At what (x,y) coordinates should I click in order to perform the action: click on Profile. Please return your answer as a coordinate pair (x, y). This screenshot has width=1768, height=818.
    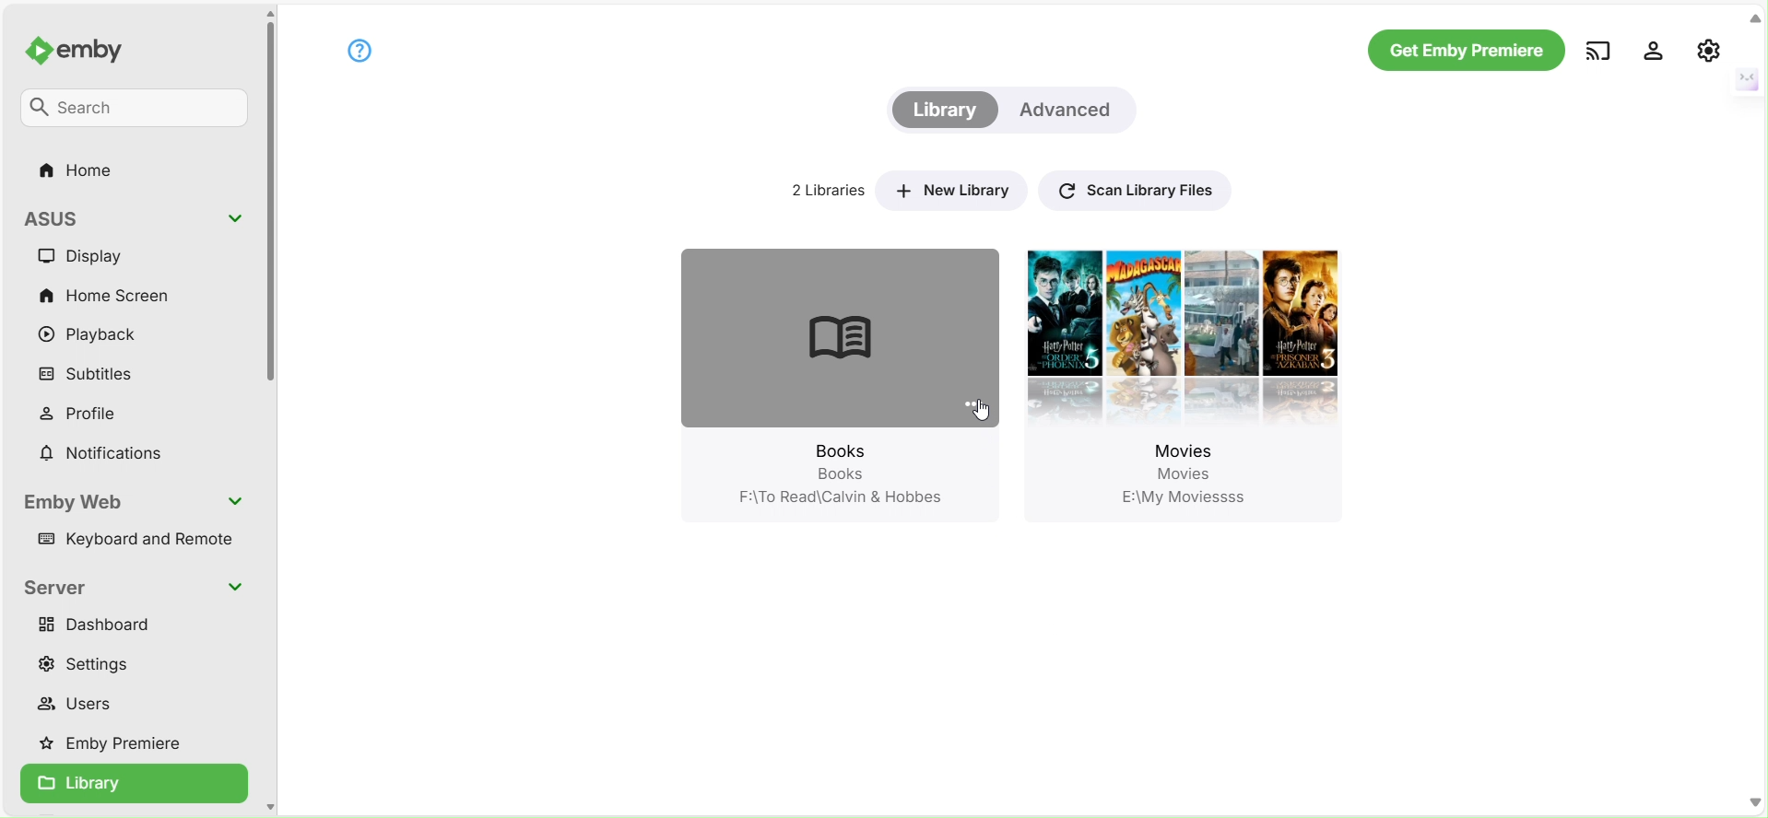
    Looking at the image, I should click on (91, 413).